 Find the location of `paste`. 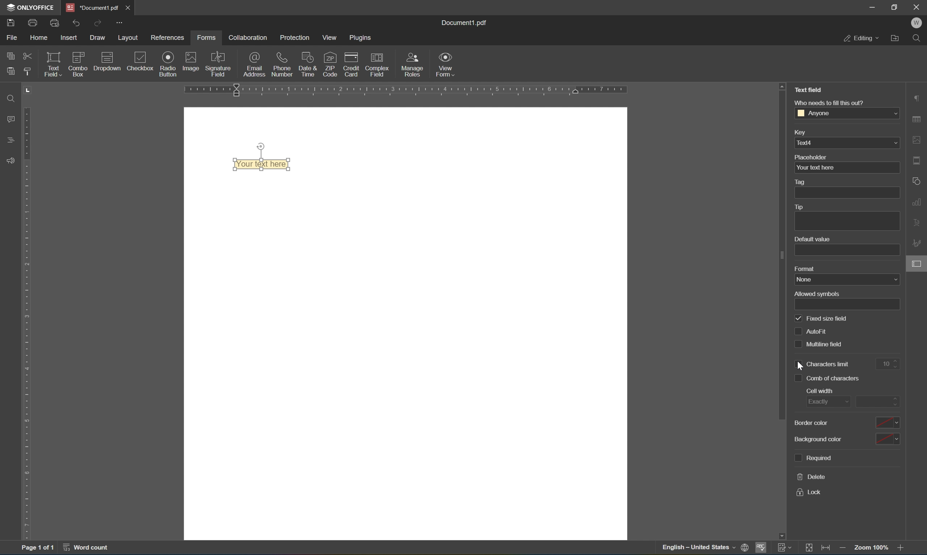

paste is located at coordinates (11, 71).